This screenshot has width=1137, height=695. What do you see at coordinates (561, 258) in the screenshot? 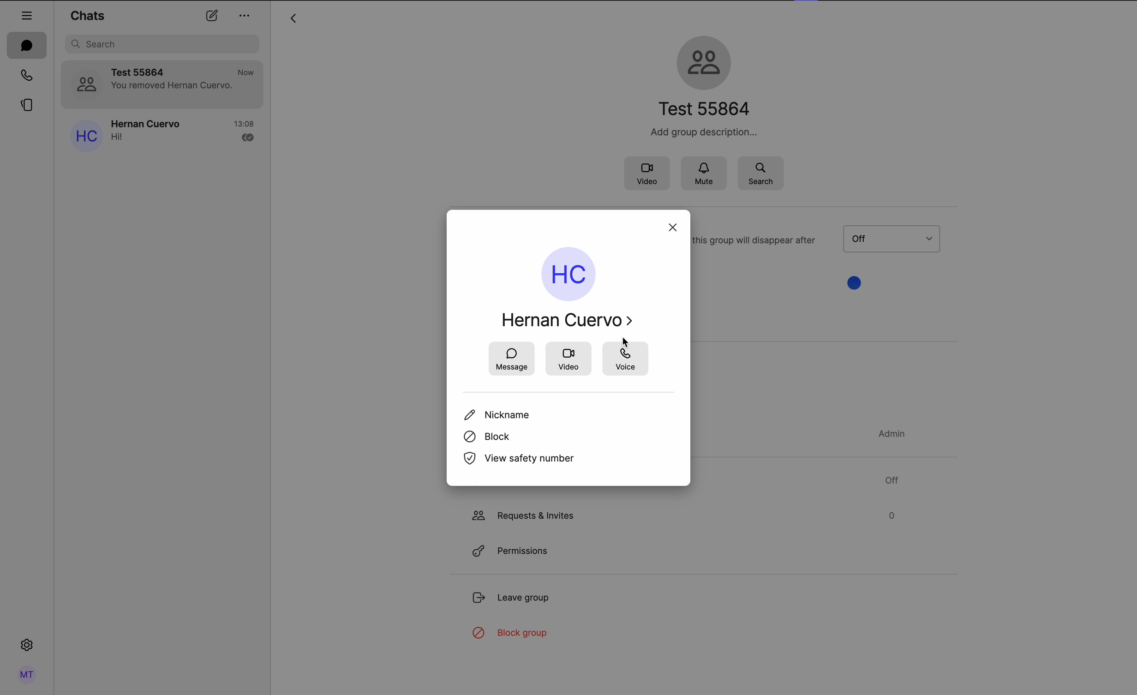
I see `profile contact` at bounding box center [561, 258].